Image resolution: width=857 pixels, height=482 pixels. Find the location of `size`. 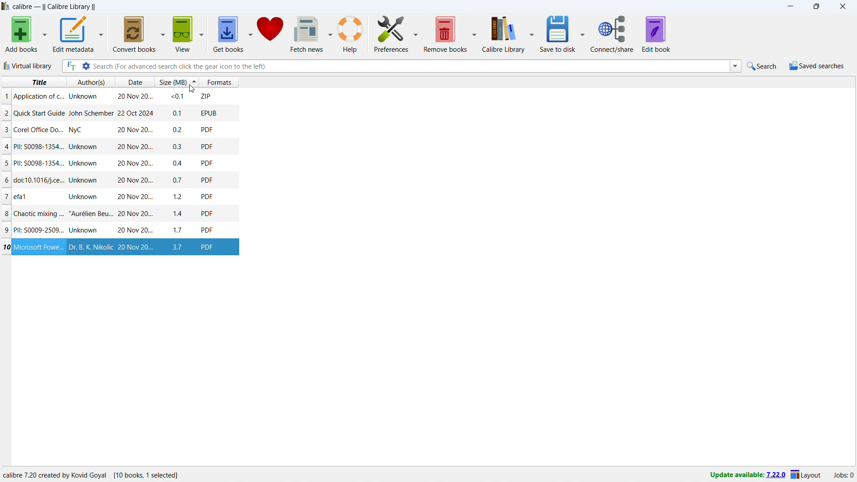

size is located at coordinates (179, 197).